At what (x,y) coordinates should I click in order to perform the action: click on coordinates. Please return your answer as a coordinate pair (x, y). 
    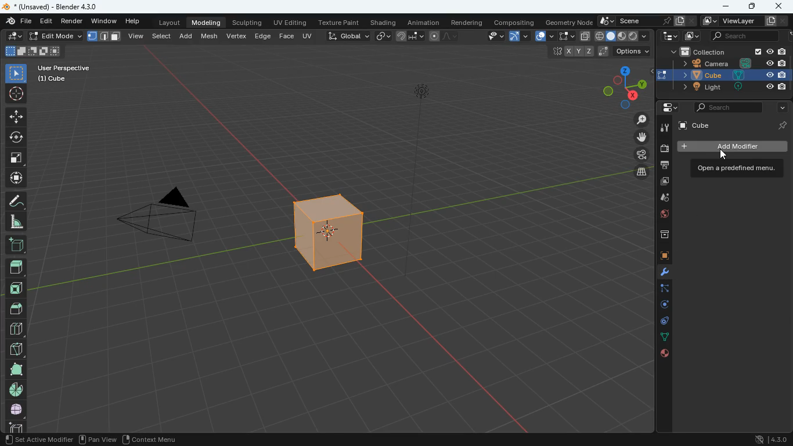
    Looking at the image, I should click on (598, 52).